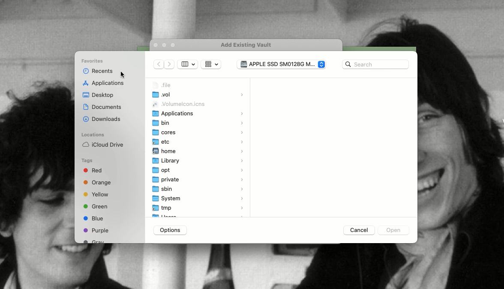  I want to click on sbin, so click(199, 189).